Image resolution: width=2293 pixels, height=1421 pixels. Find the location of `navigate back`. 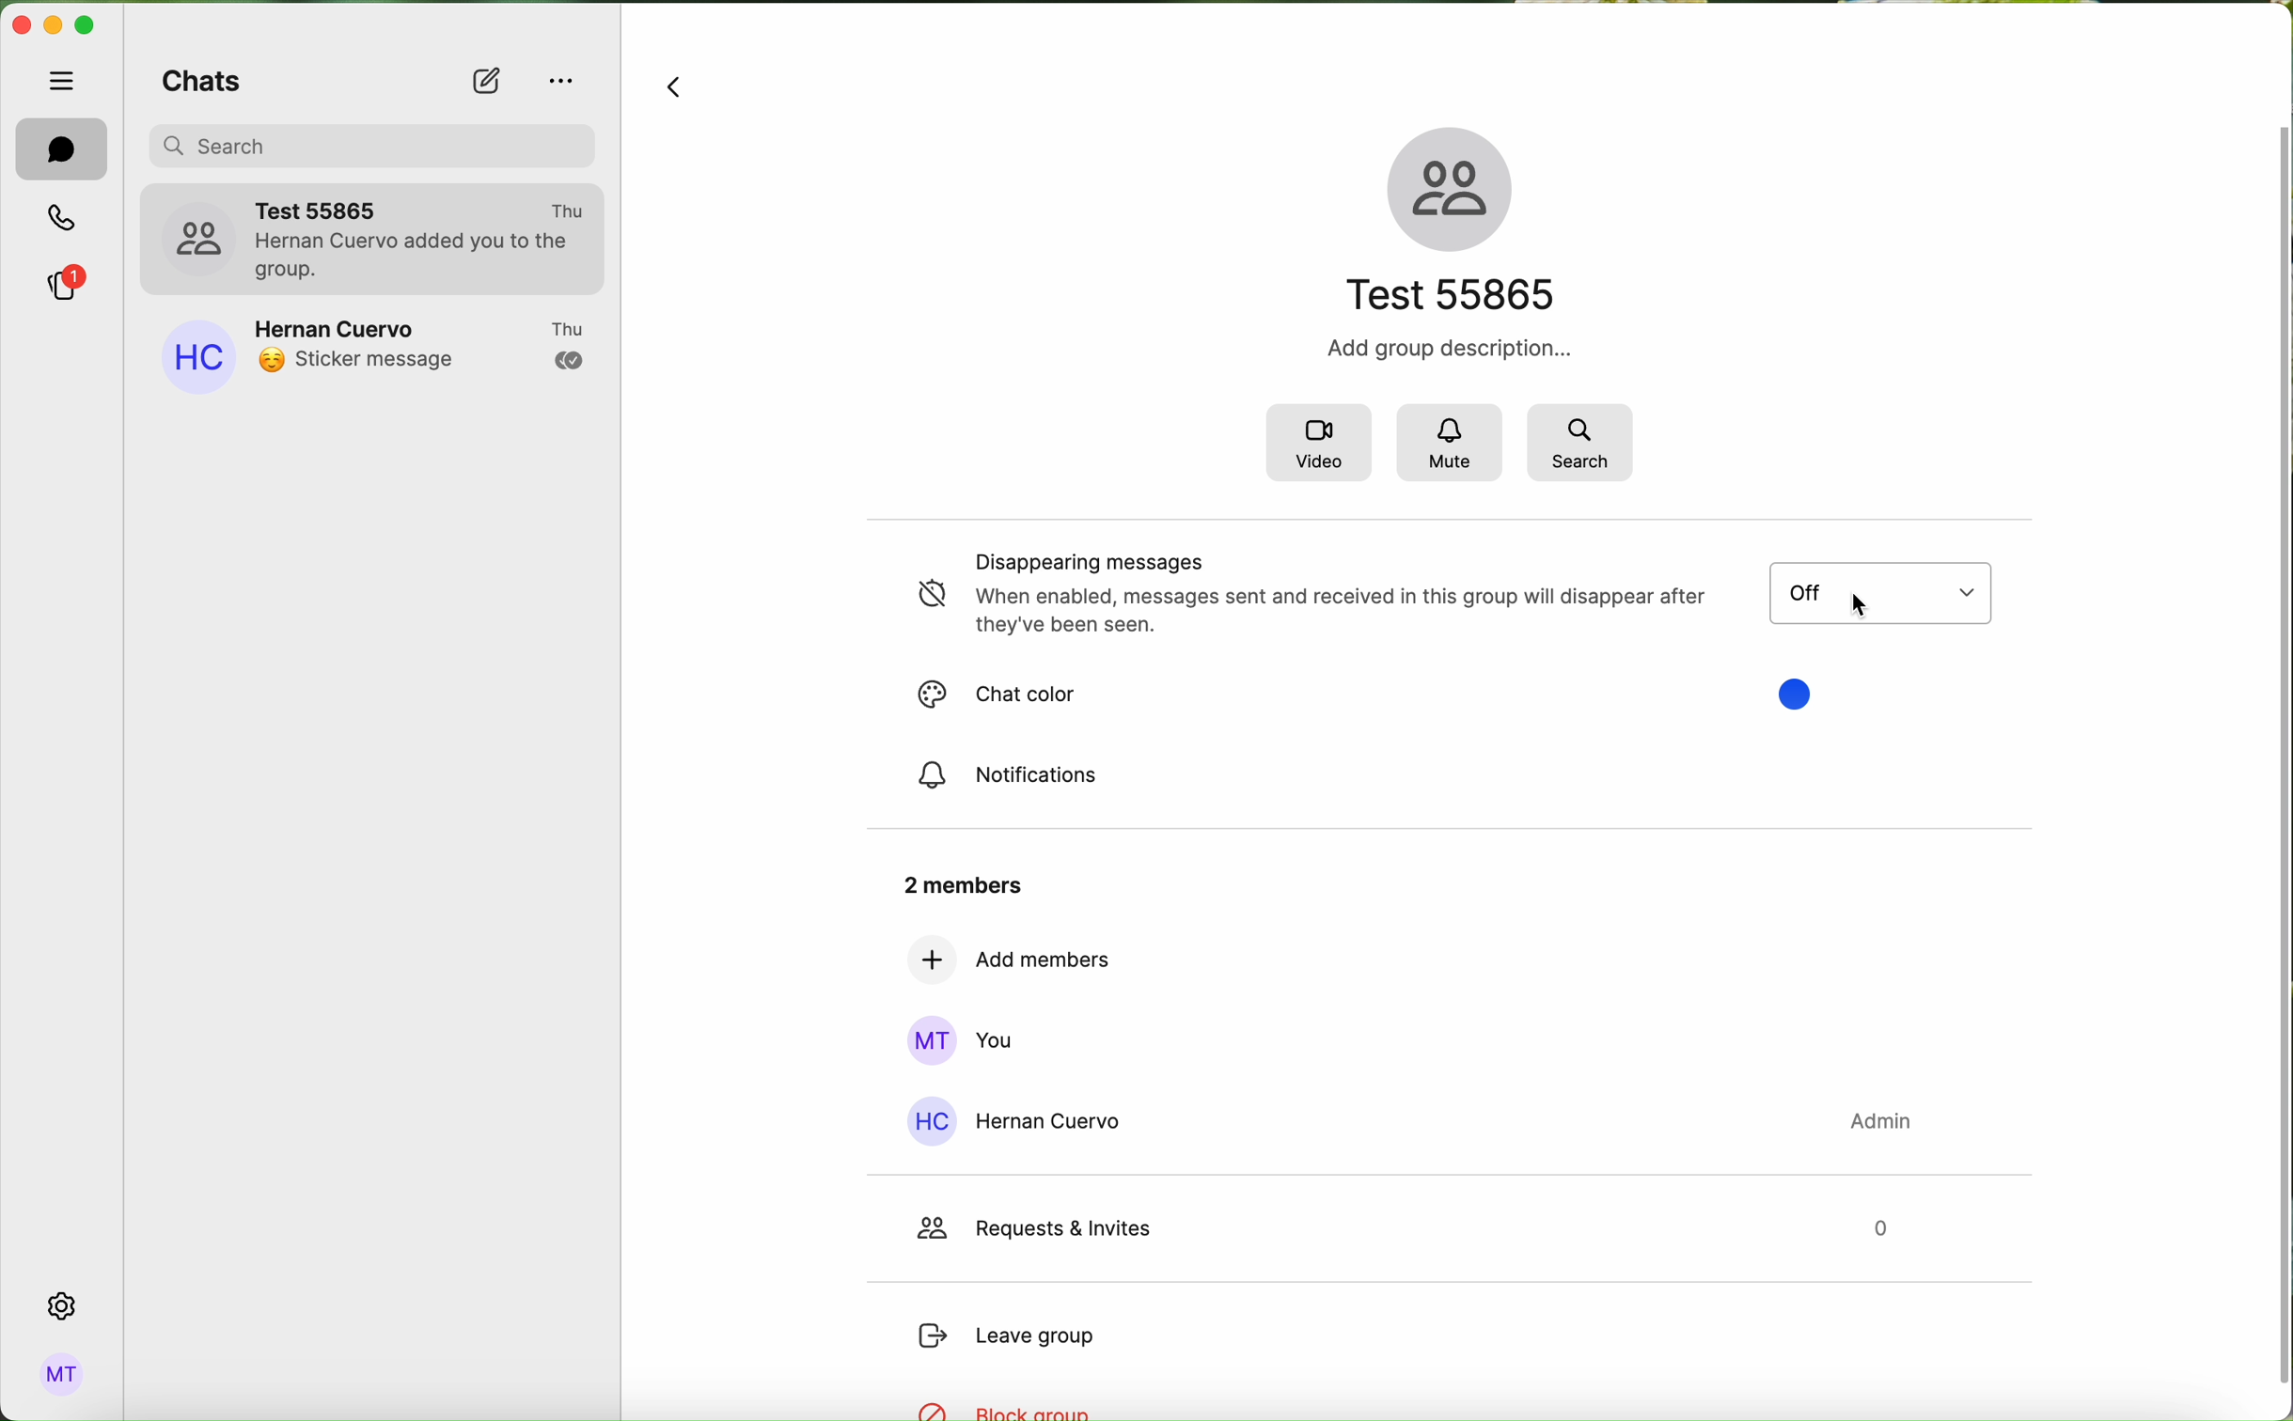

navigate back is located at coordinates (676, 86).